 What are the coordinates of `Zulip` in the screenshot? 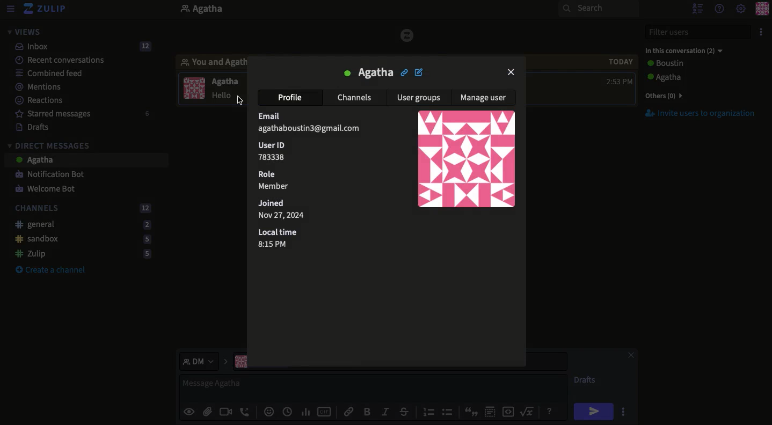 It's located at (83, 254).